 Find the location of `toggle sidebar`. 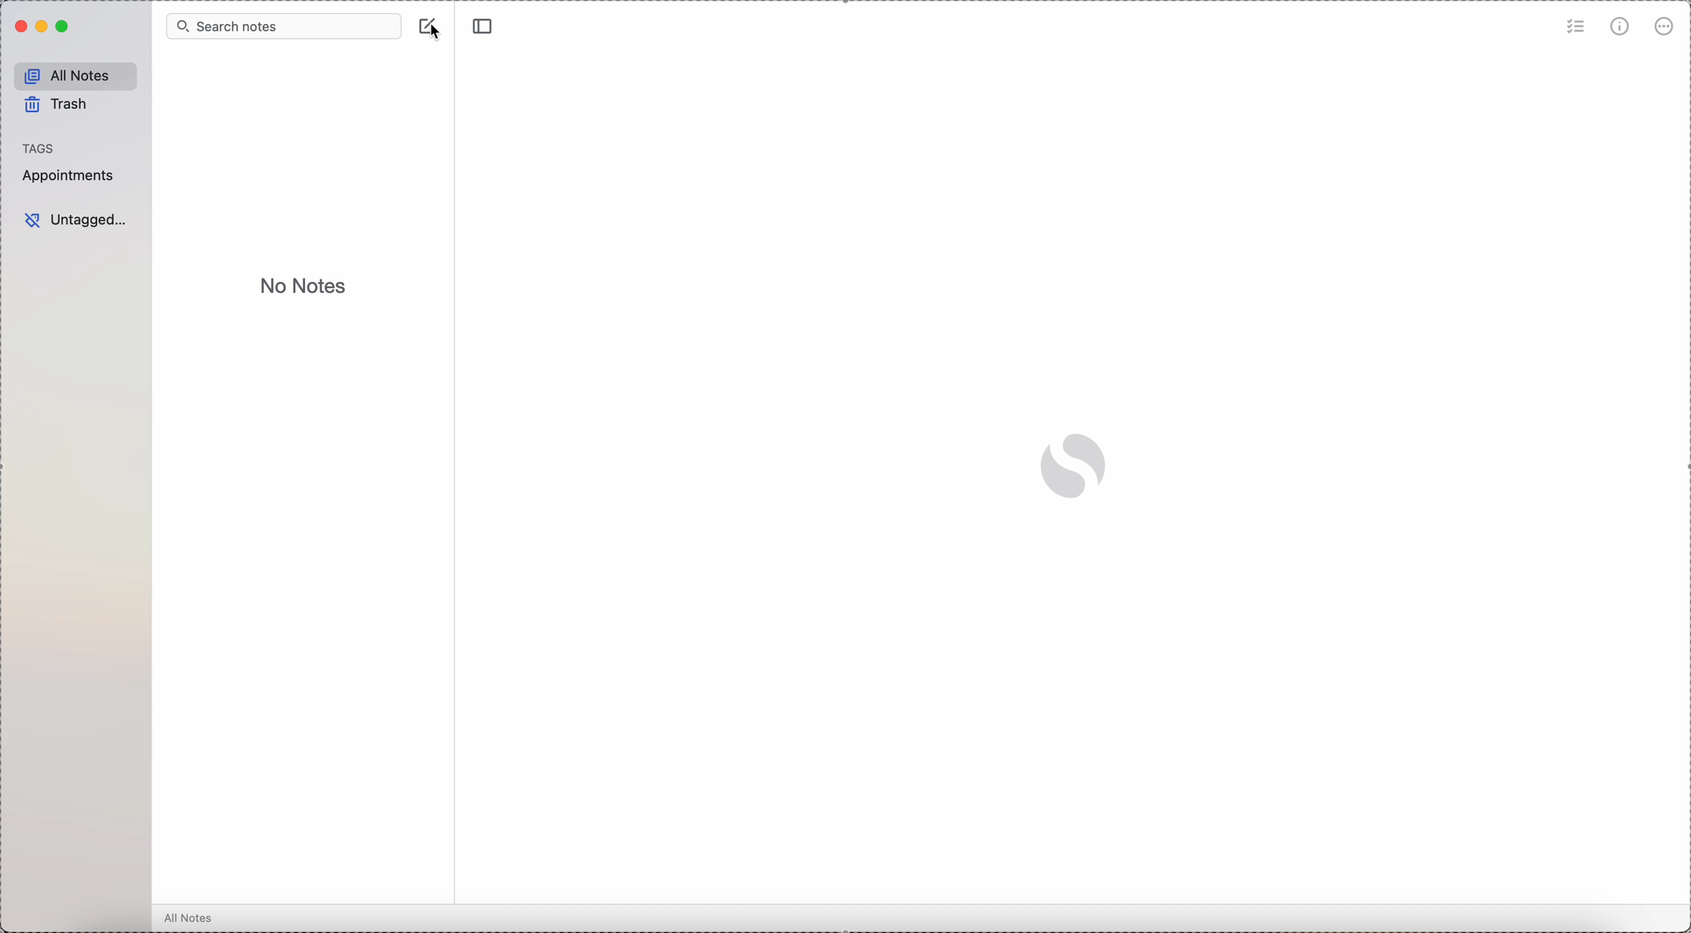

toggle sidebar is located at coordinates (484, 26).